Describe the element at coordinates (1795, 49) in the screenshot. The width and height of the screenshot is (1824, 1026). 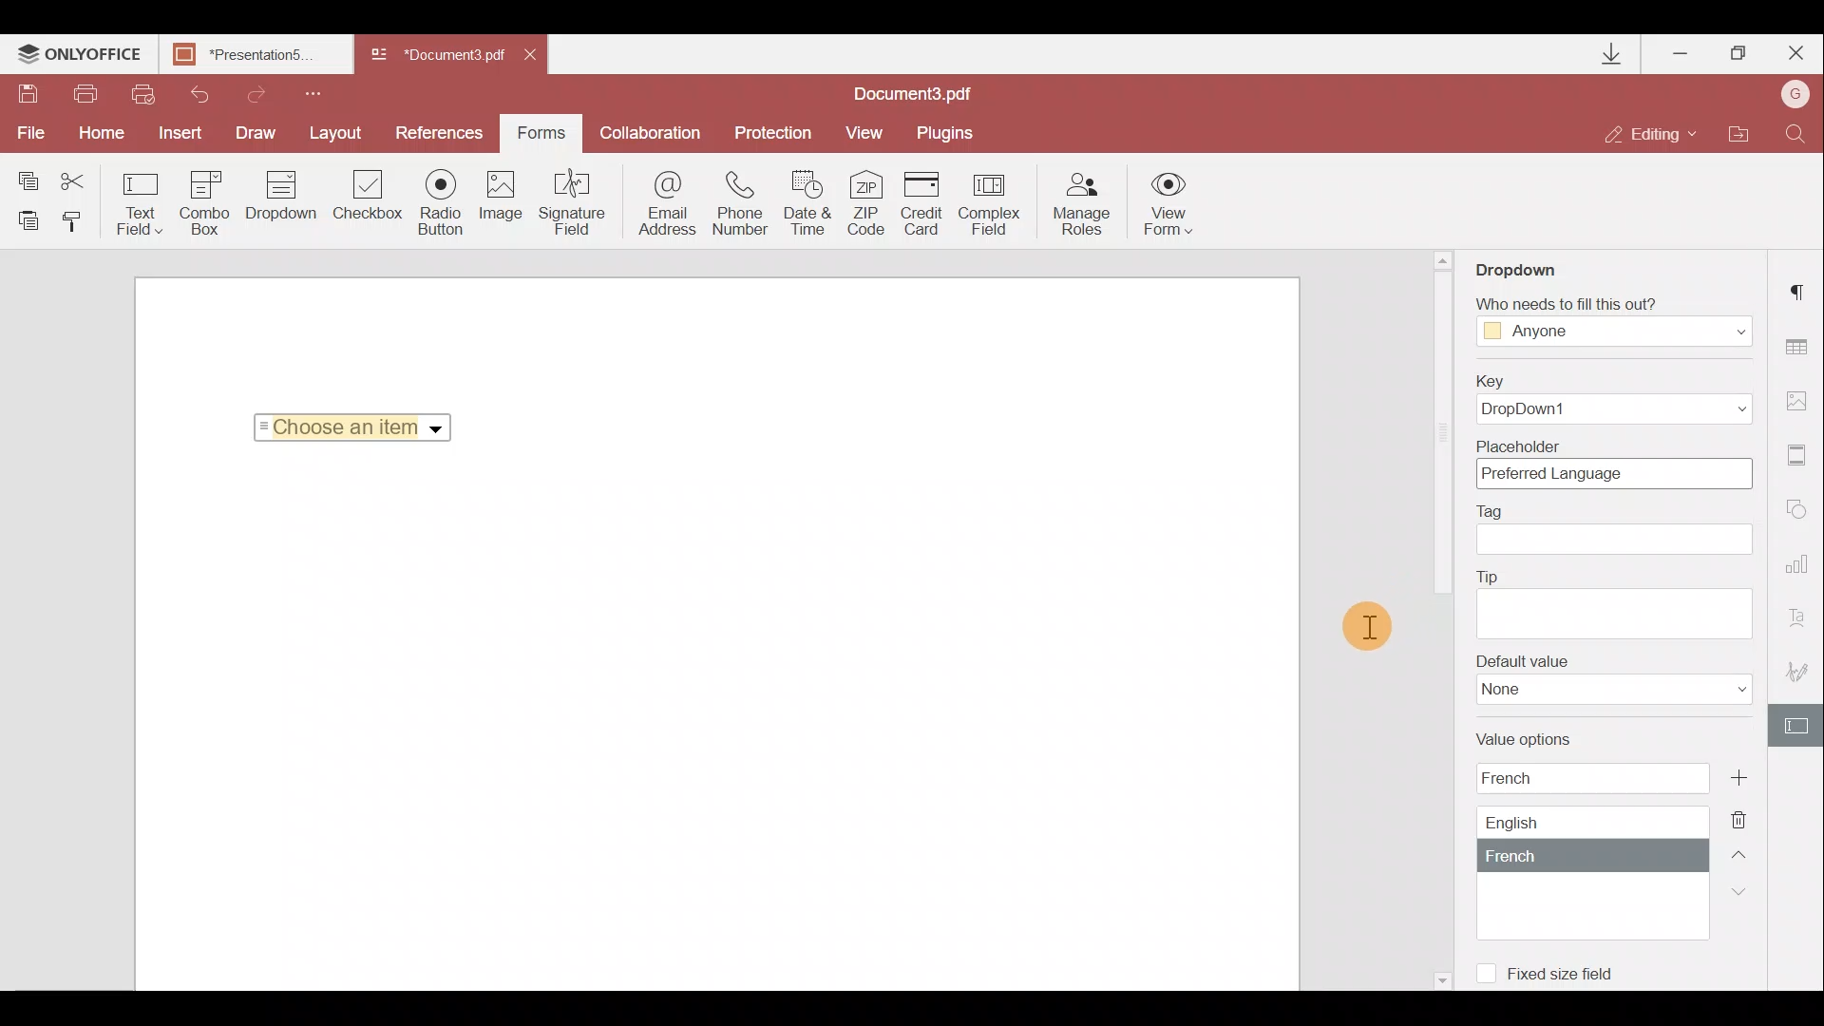
I see `Close` at that location.